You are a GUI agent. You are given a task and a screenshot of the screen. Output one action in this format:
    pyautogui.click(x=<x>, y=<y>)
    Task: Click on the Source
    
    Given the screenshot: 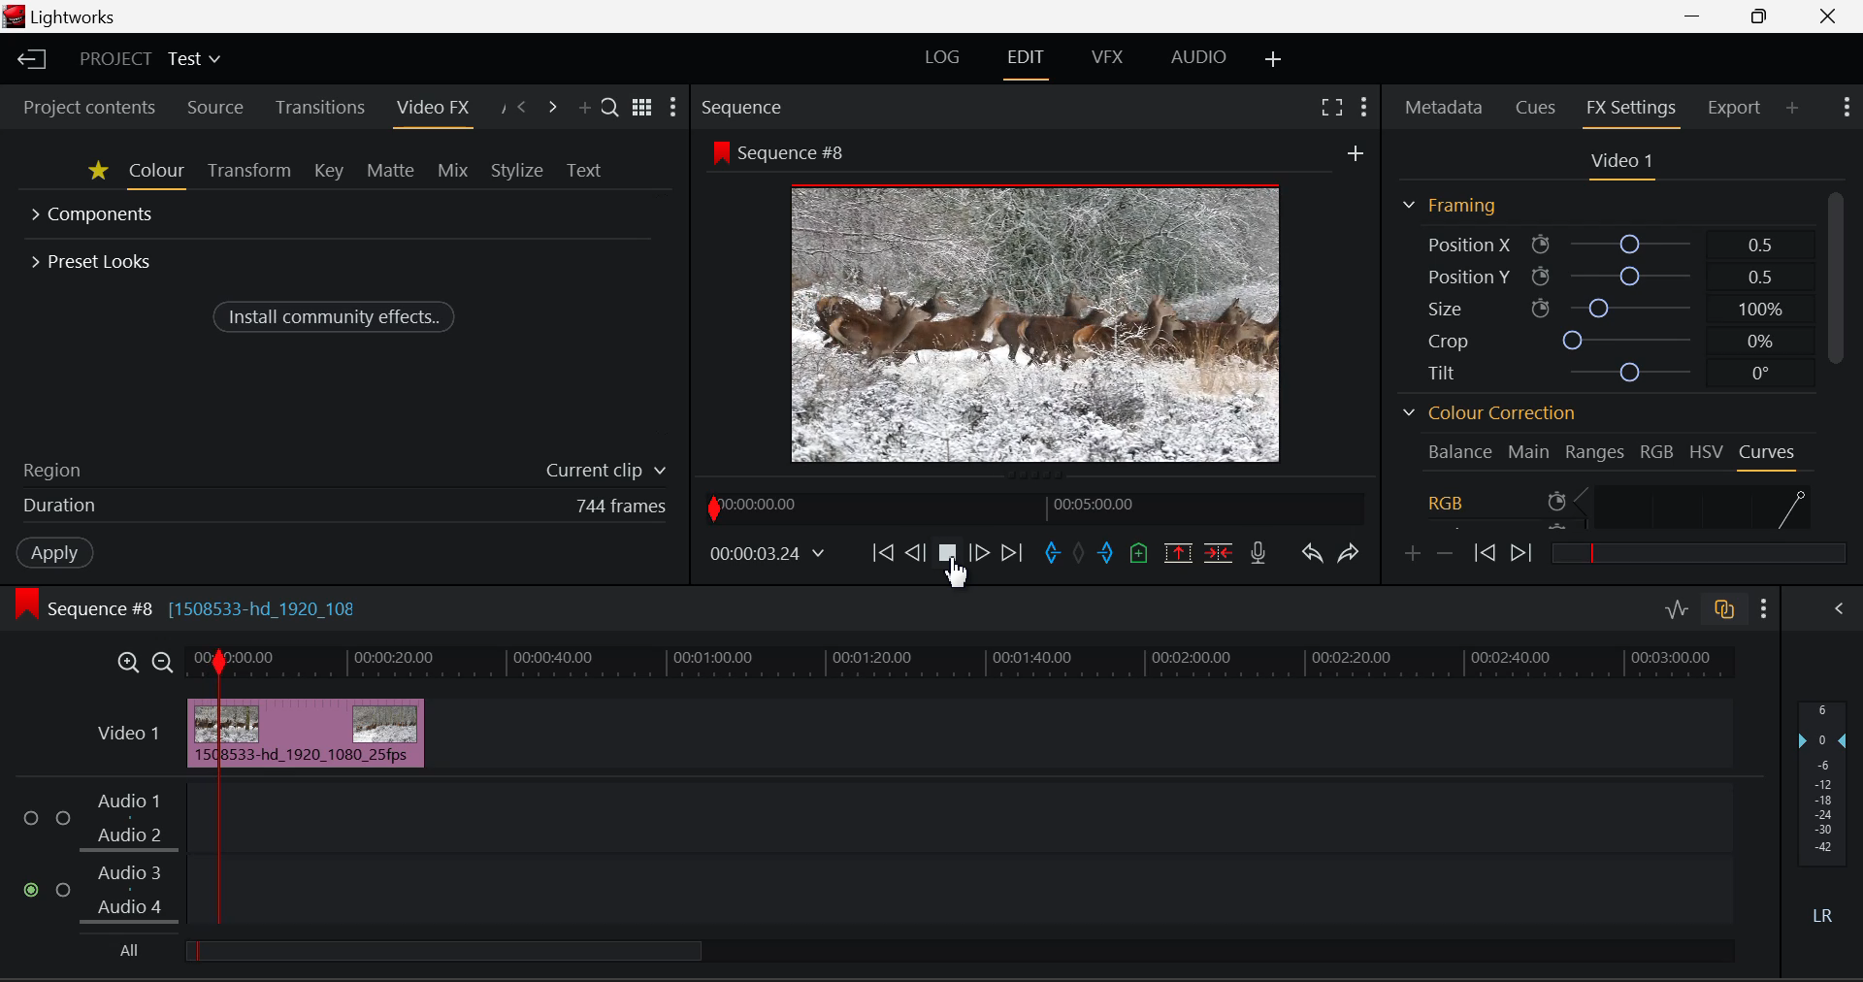 What is the action you would take?
    pyautogui.click(x=214, y=108)
    